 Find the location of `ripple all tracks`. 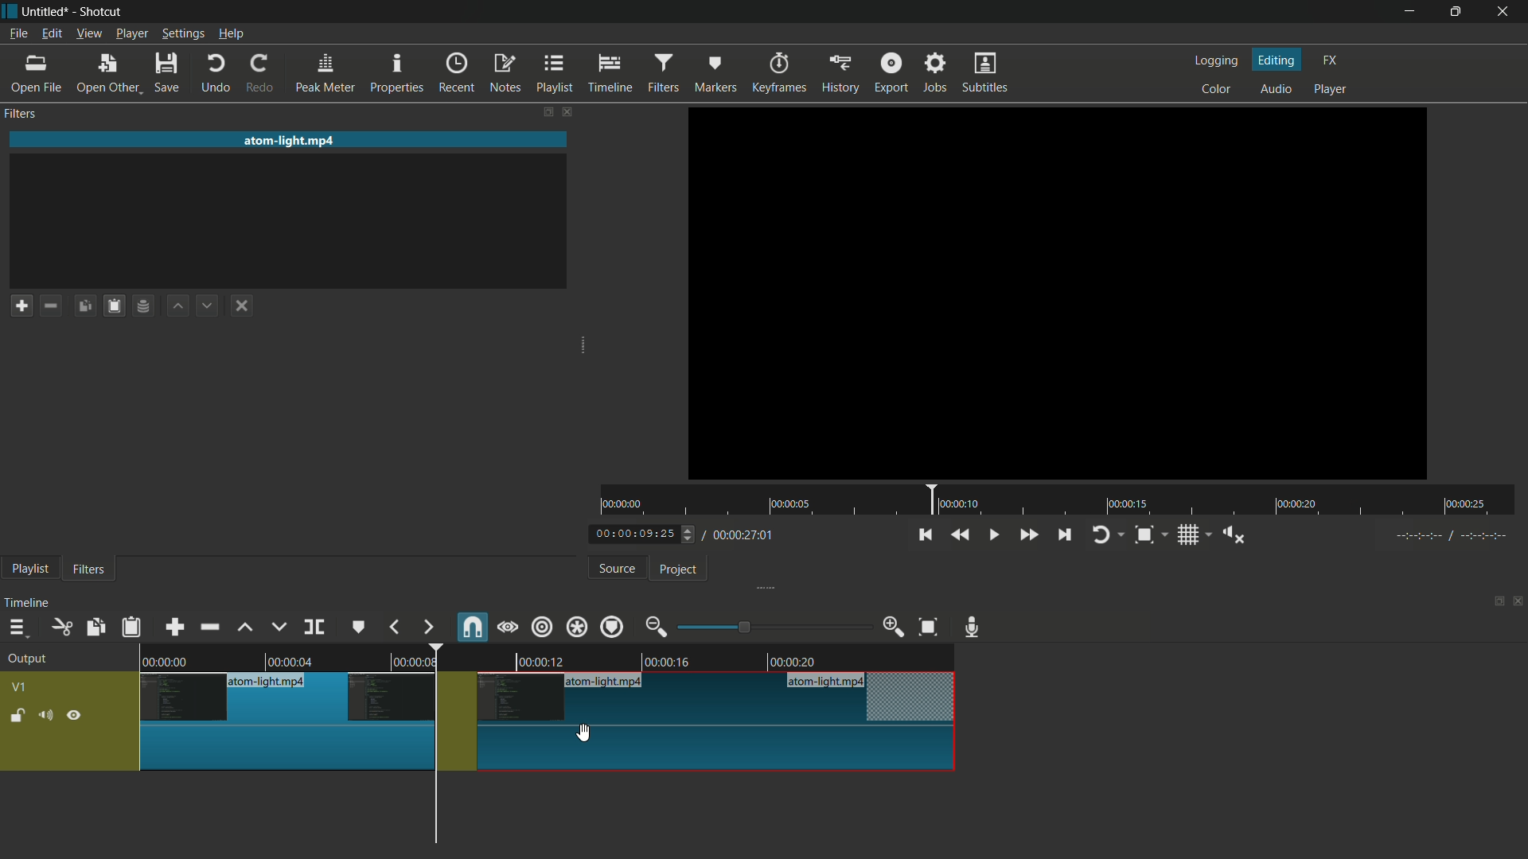

ripple all tracks is located at coordinates (576, 626).